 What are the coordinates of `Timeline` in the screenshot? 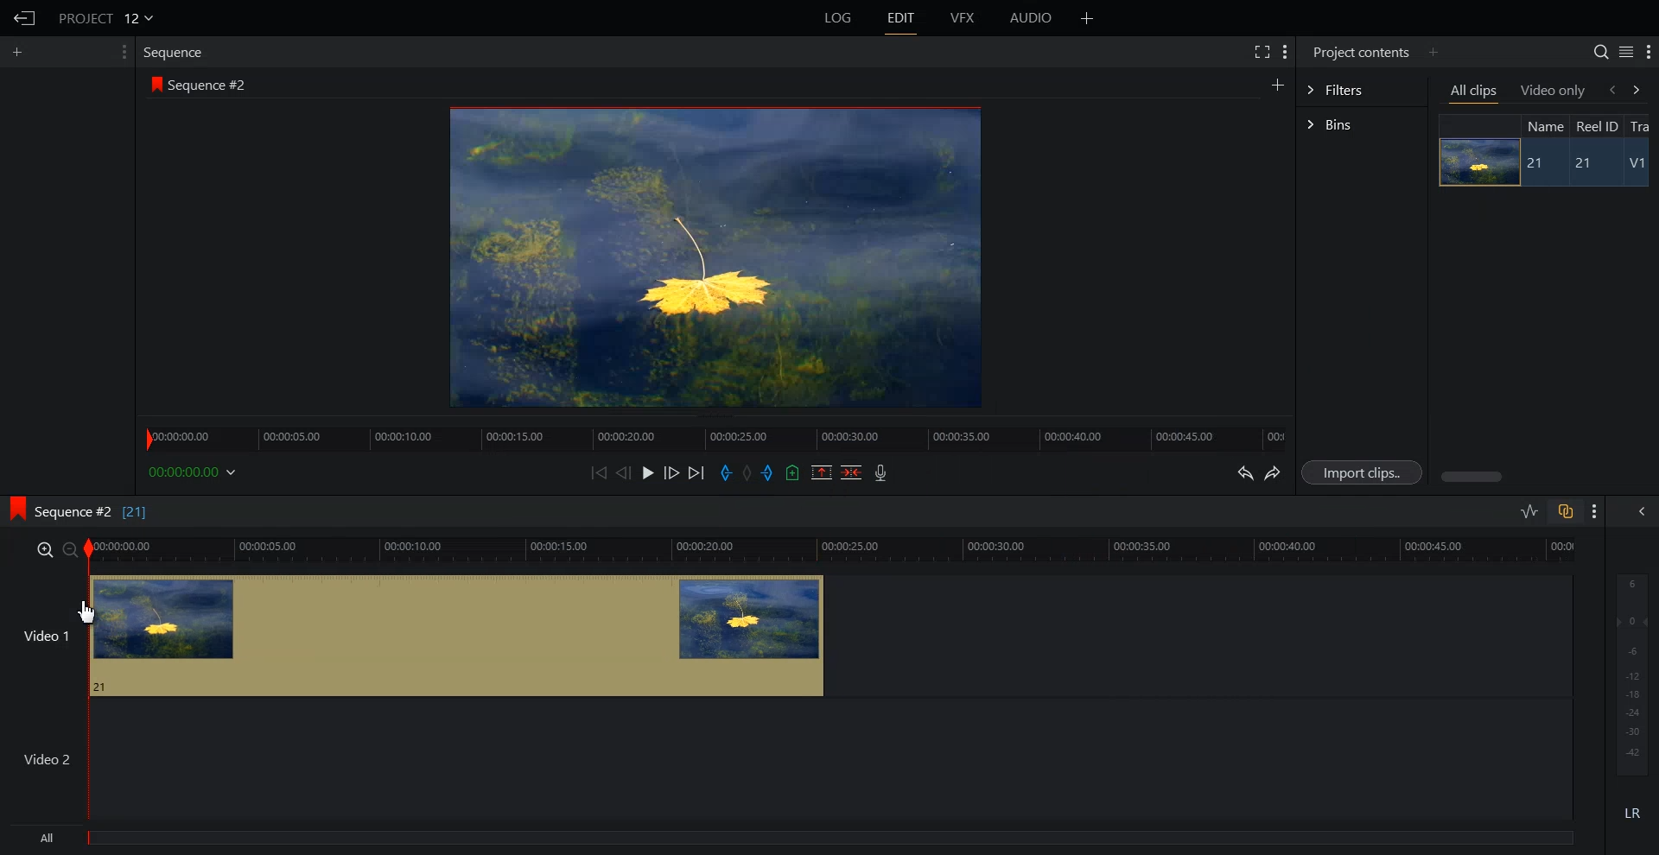 It's located at (715, 434).